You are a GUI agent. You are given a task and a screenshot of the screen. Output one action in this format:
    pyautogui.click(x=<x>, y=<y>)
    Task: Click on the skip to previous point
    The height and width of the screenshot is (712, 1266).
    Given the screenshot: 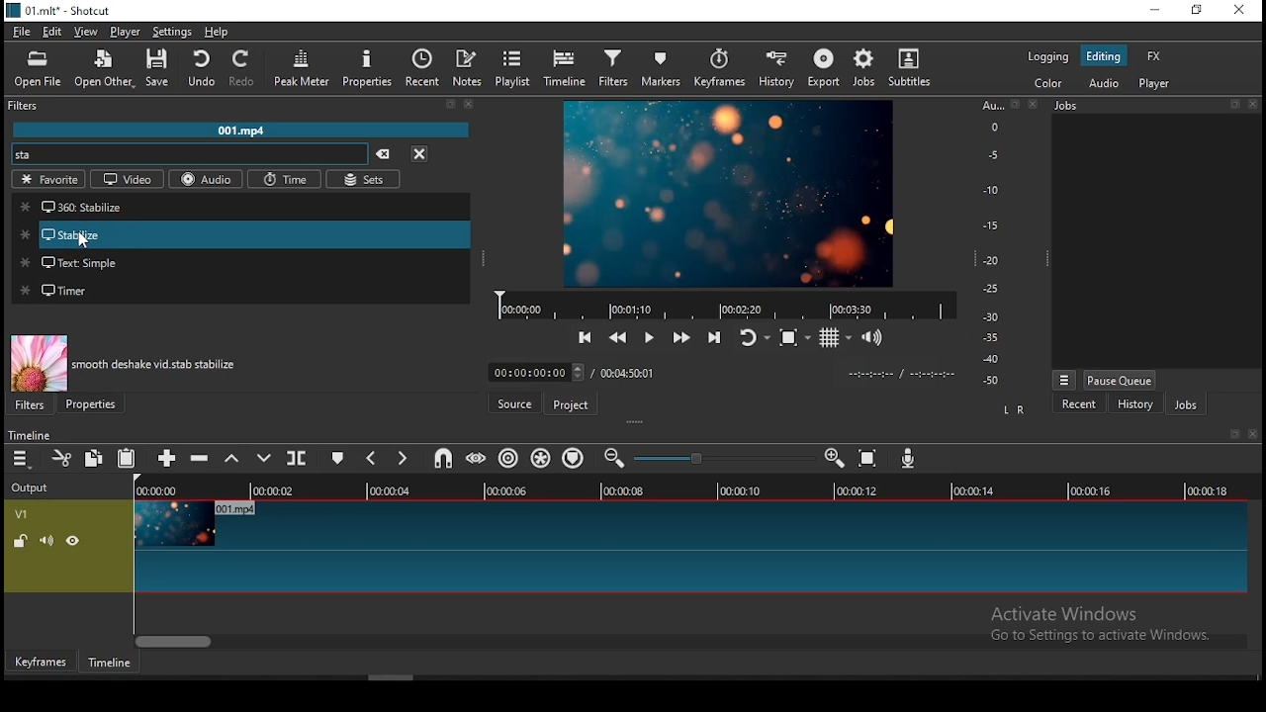 What is the action you would take?
    pyautogui.click(x=586, y=339)
    